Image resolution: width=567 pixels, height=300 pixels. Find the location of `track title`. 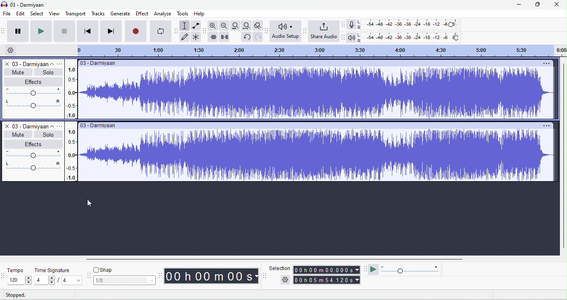

track title is located at coordinates (32, 125).